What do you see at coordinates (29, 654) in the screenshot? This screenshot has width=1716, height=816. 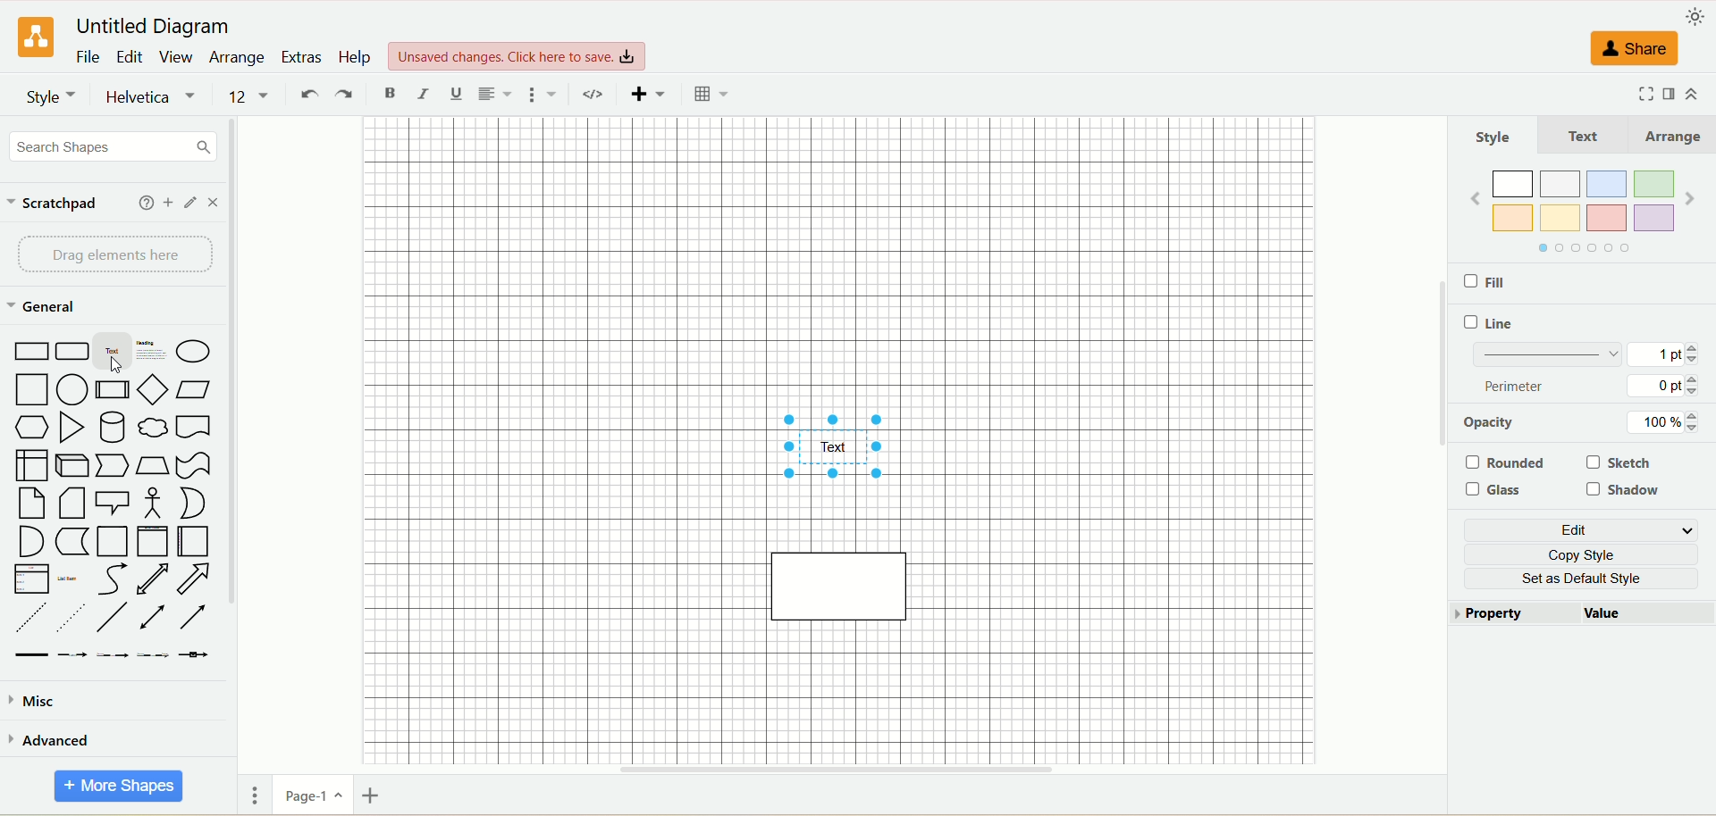 I see `connector 1` at bounding box center [29, 654].